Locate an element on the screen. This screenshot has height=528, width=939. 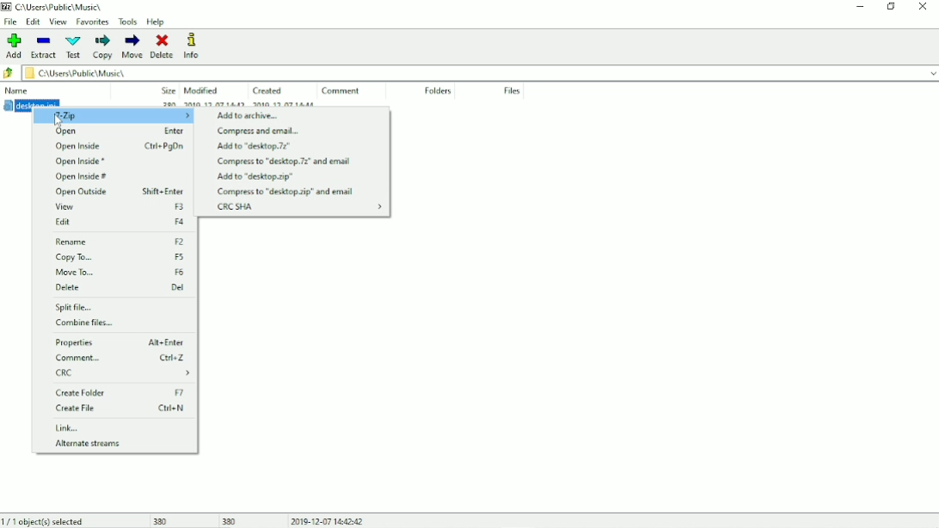
Delete is located at coordinates (120, 287).